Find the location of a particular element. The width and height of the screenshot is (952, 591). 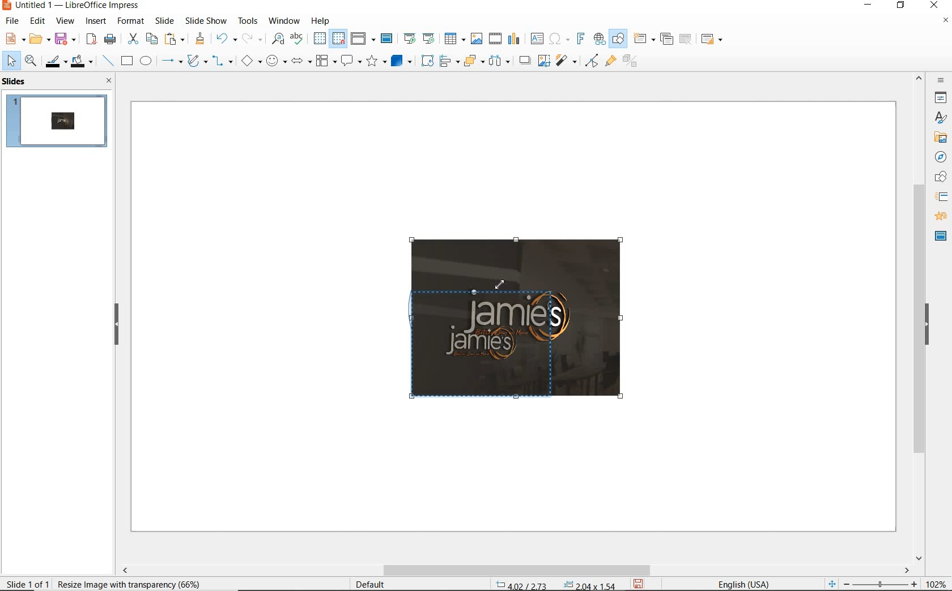

slide show is located at coordinates (205, 20).